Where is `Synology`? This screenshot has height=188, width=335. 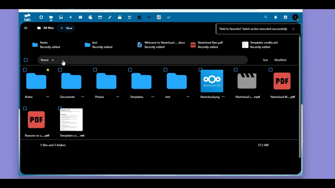
Synology is located at coordinates (148, 17).